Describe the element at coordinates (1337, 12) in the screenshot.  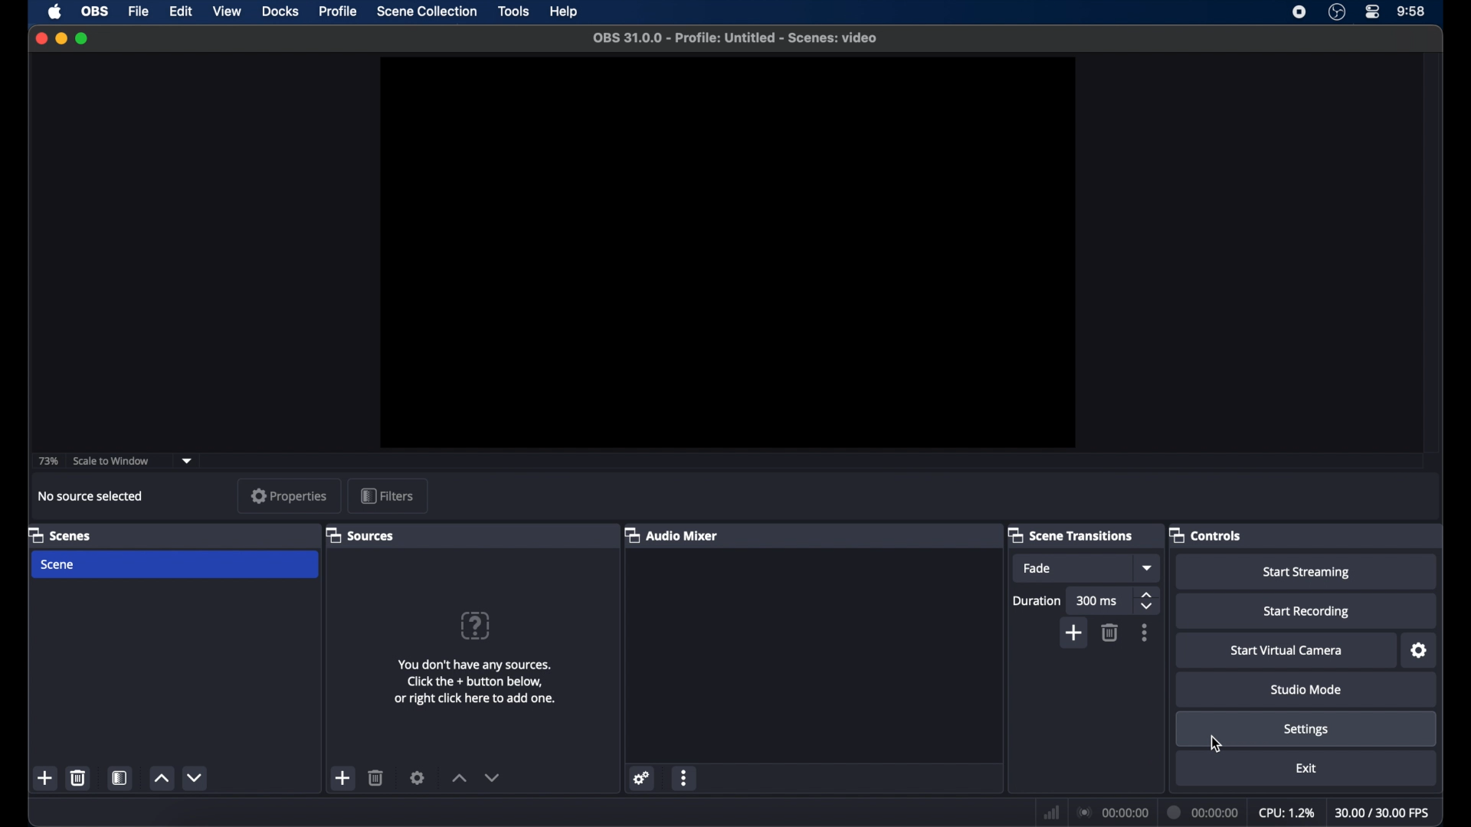
I see `obs studio` at that location.